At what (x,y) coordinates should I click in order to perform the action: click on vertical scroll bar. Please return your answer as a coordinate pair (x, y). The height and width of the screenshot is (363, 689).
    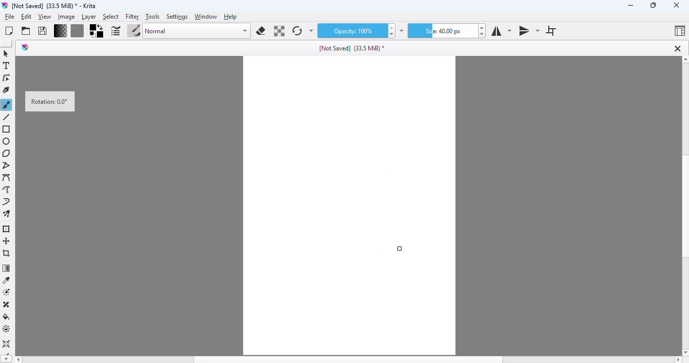
    Looking at the image, I should click on (684, 207).